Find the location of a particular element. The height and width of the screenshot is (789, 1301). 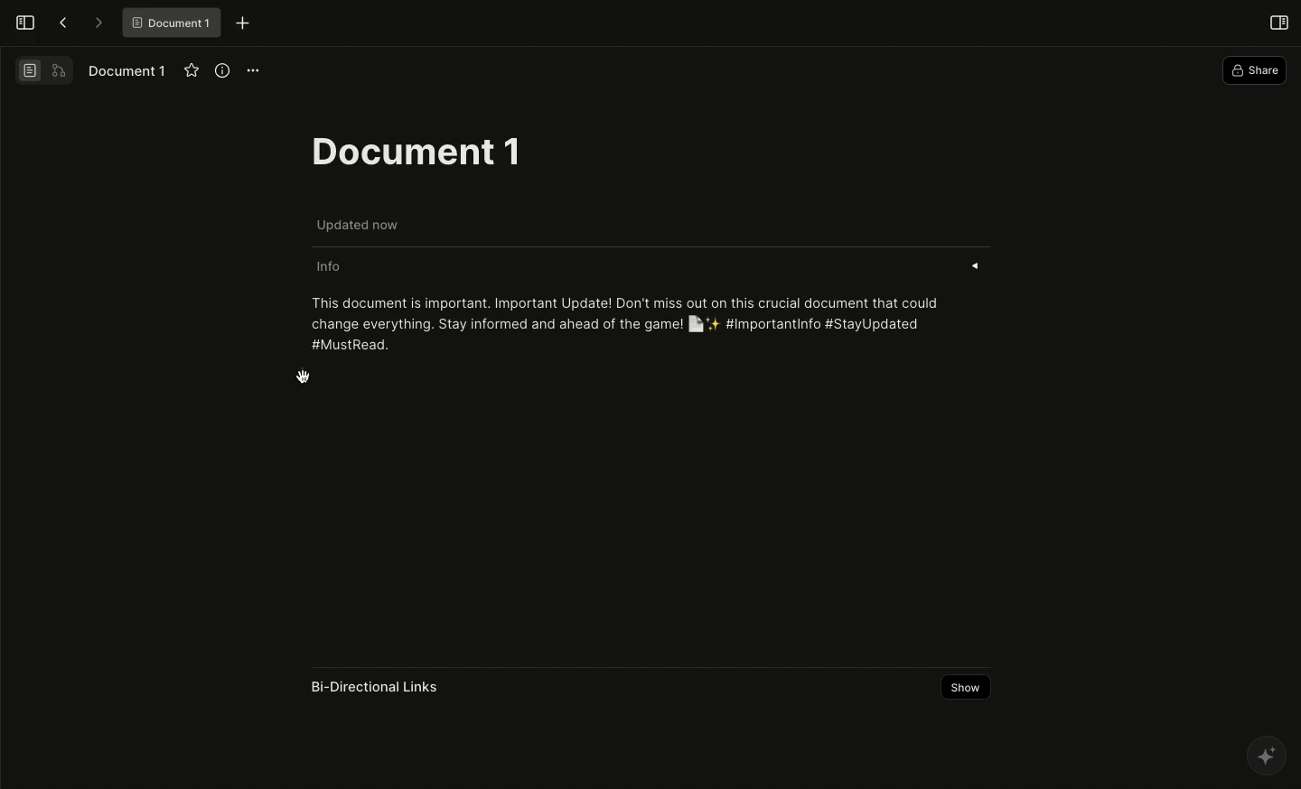

Back is located at coordinates (58, 22).